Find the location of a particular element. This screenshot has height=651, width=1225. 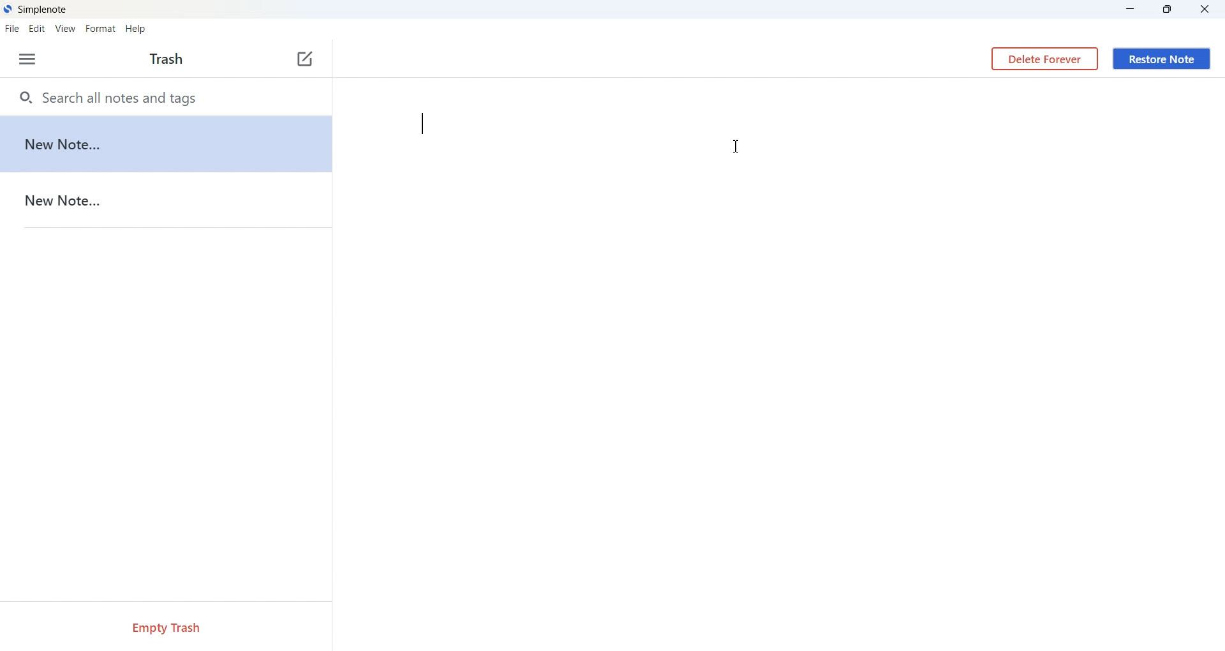

View is located at coordinates (65, 27).